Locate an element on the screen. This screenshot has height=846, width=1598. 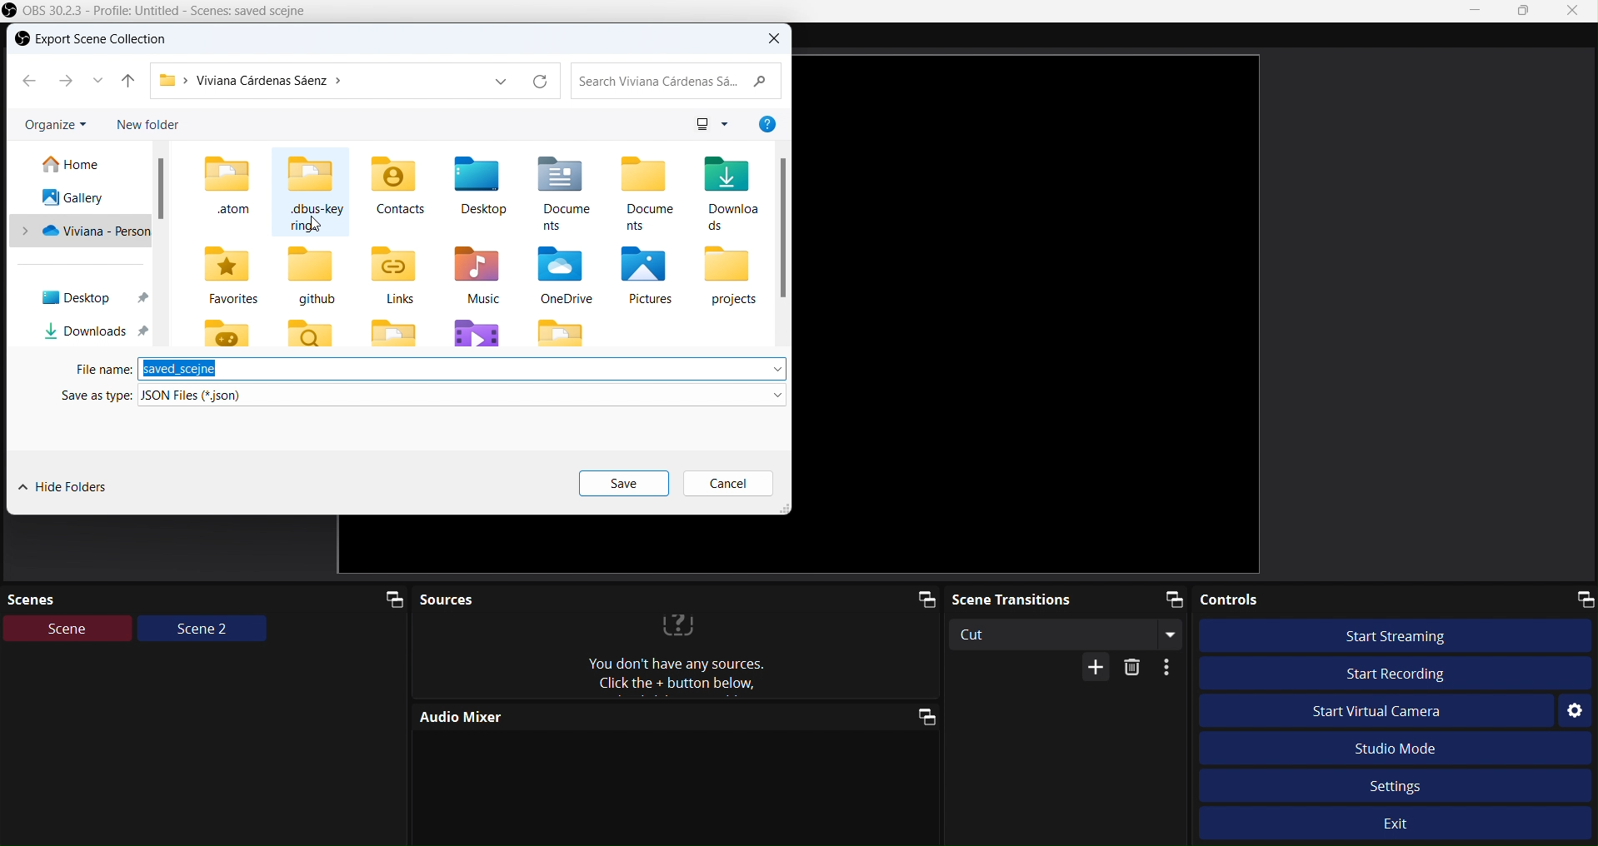
Help is located at coordinates (767, 124).